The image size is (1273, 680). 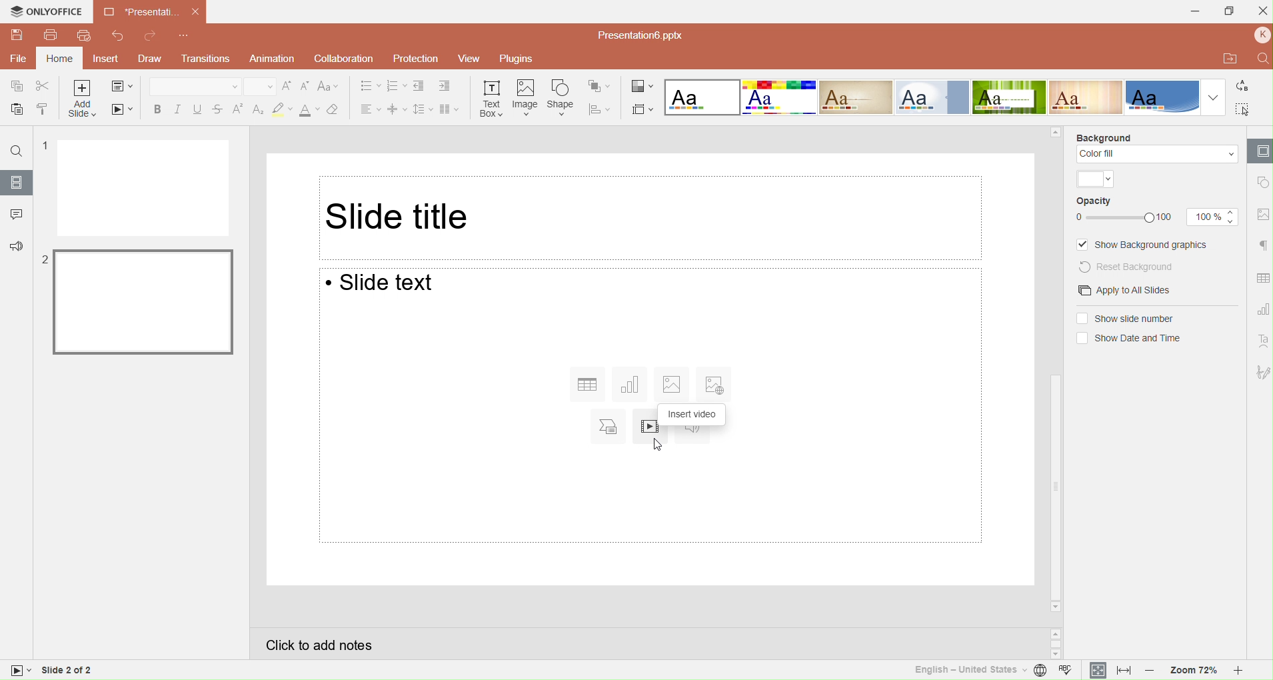 What do you see at coordinates (780, 97) in the screenshot?
I see `Basic` at bounding box center [780, 97].